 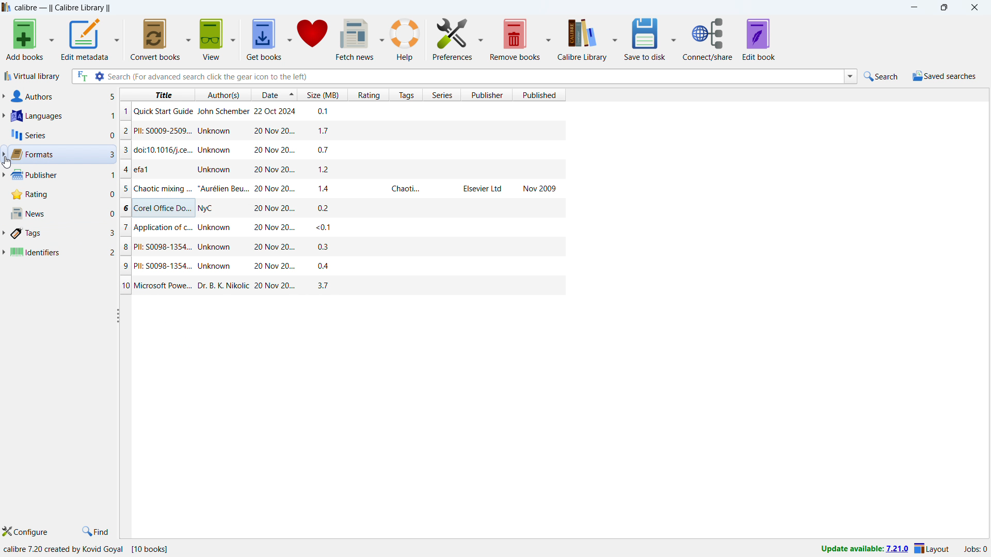 What do you see at coordinates (52, 39) in the screenshot?
I see `add books options` at bounding box center [52, 39].